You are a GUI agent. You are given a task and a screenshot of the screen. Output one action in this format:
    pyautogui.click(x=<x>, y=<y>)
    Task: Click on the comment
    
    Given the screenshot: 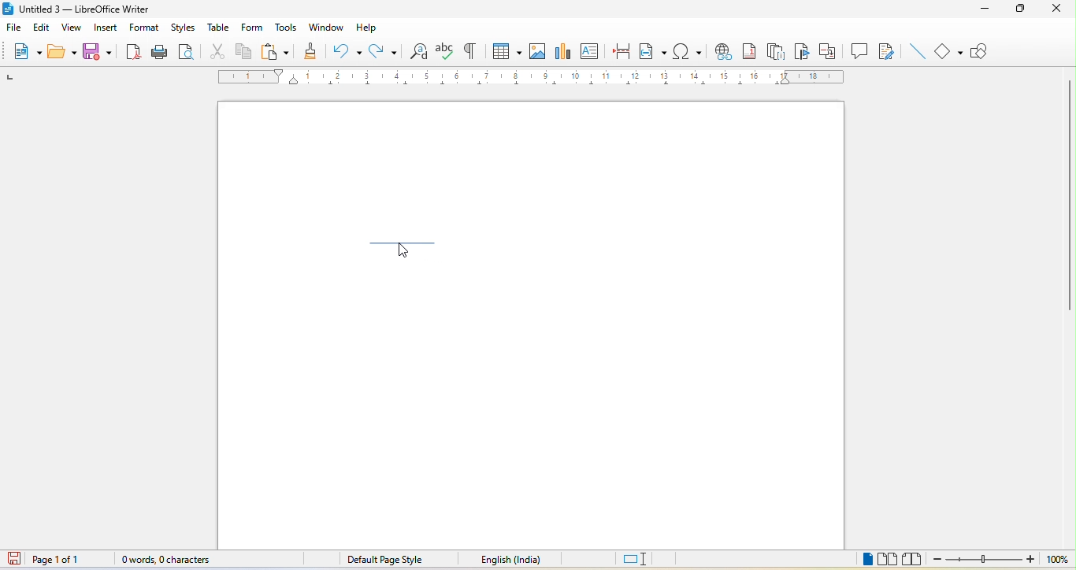 What is the action you would take?
    pyautogui.click(x=860, y=50)
    